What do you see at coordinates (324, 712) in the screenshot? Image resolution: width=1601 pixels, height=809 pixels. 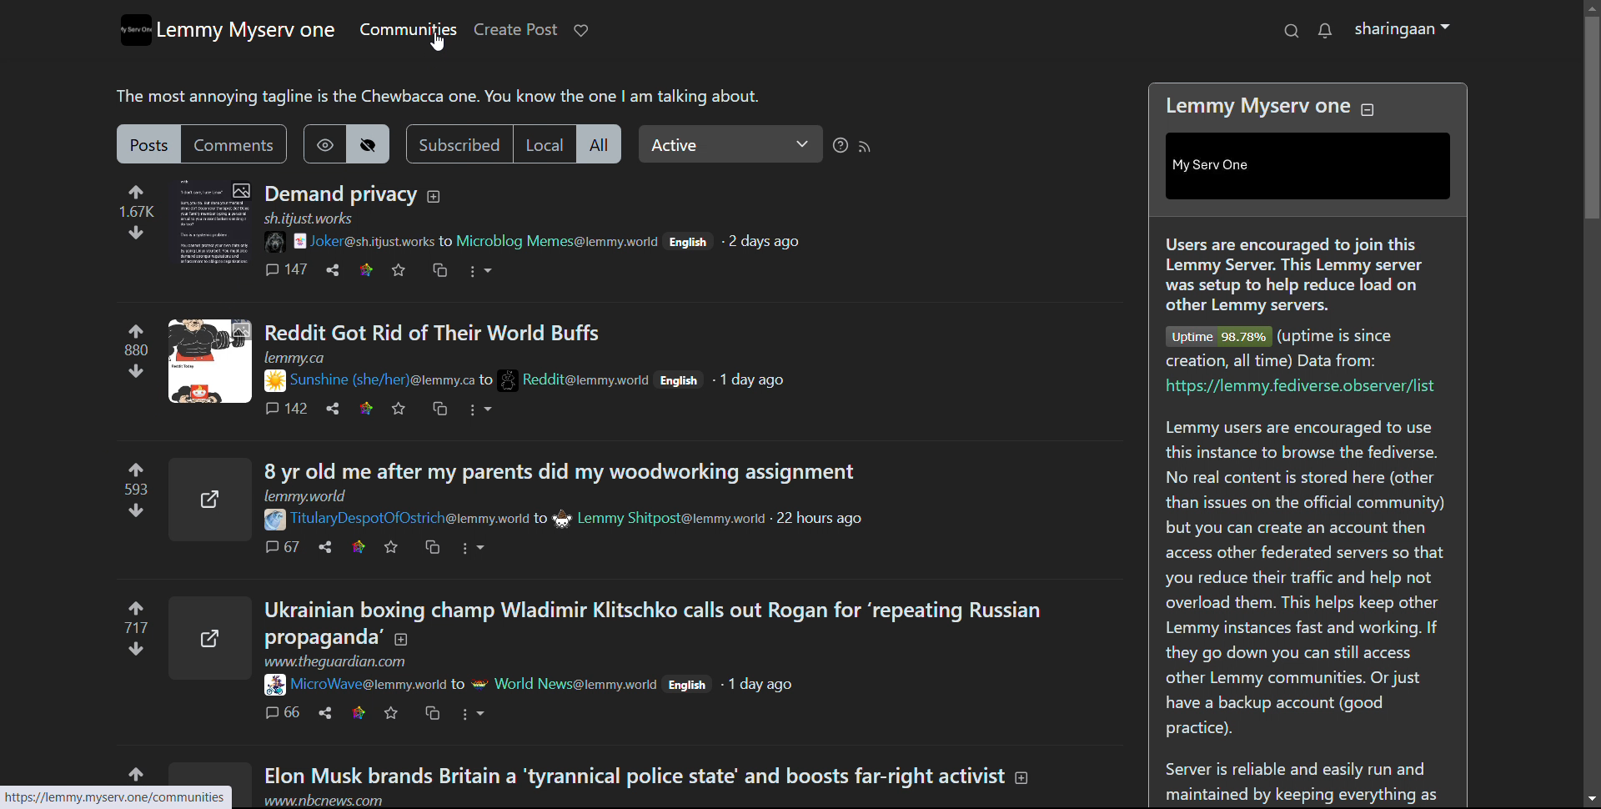 I see `share` at bounding box center [324, 712].